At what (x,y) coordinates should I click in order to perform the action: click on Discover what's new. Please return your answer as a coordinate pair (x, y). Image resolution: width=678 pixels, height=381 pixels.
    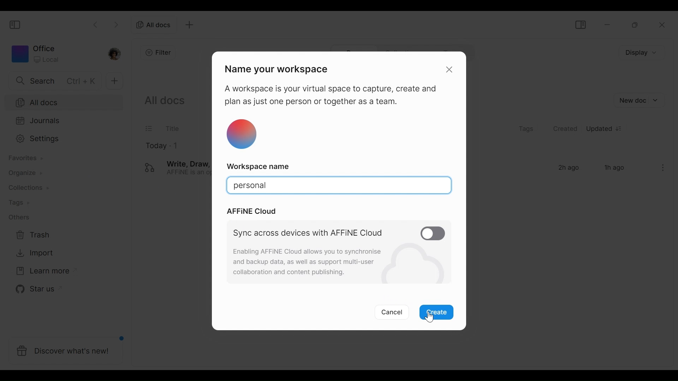
    Looking at the image, I should click on (65, 349).